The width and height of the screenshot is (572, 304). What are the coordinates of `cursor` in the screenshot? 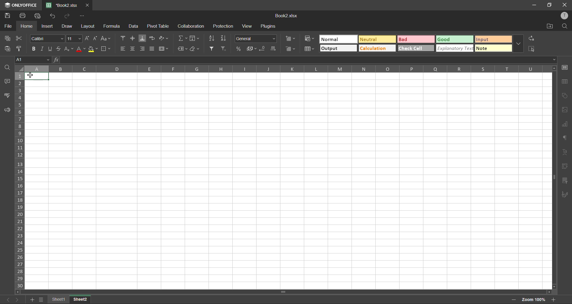 It's located at (31, 76).